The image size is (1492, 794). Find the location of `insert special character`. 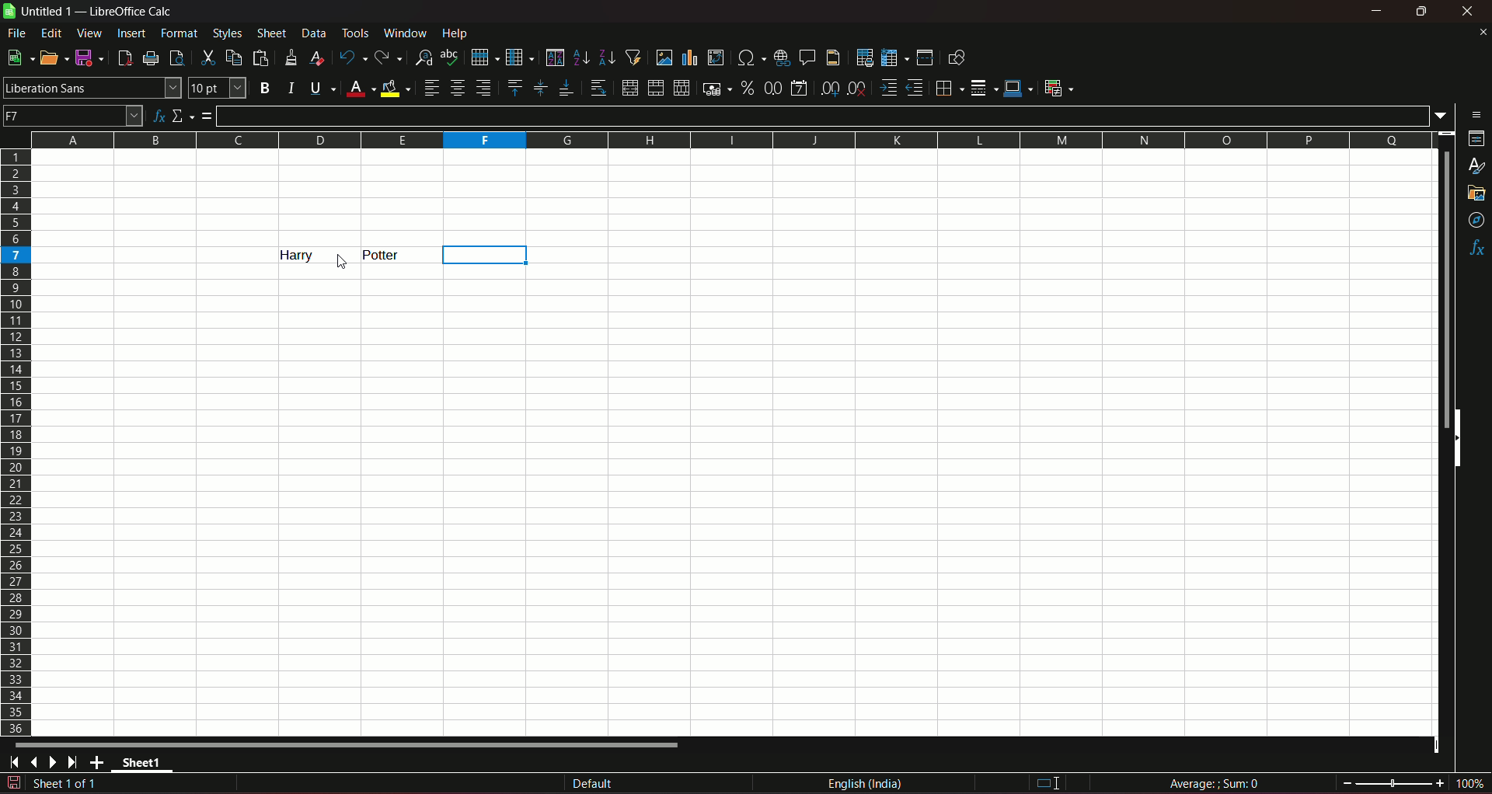

insert special character is located at coordinates (749, 56).